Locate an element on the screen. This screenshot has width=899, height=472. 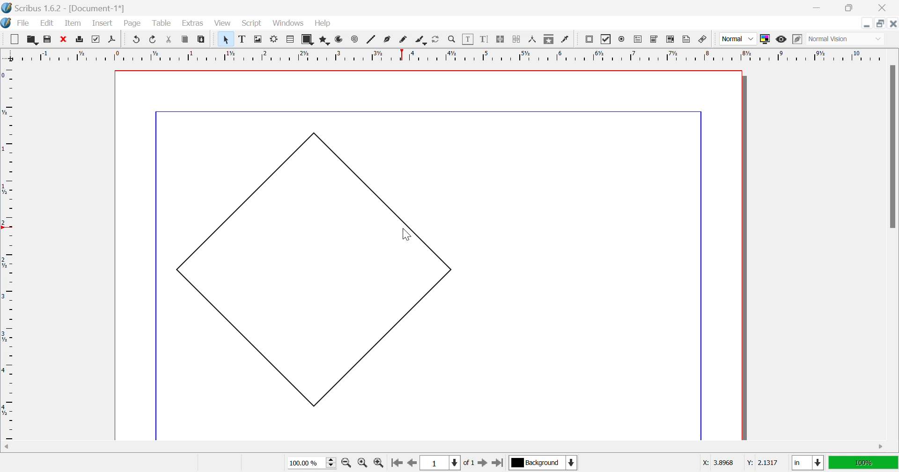
Select the image preview quality is located at coordinates (737, 39).